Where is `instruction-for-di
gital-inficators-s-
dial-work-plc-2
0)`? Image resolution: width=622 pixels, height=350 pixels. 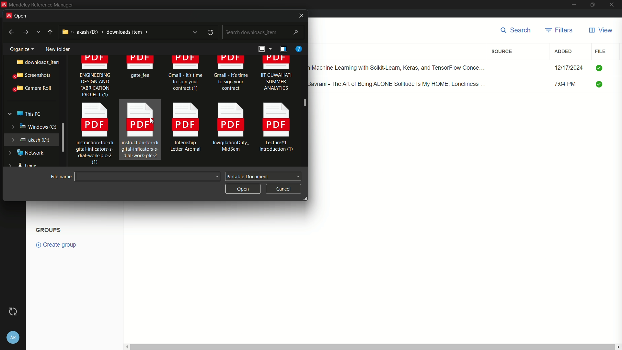 instruction-for-di
gital-inficators-s-
dial-work-plc-2
0) is located at coordinates (91, 134).